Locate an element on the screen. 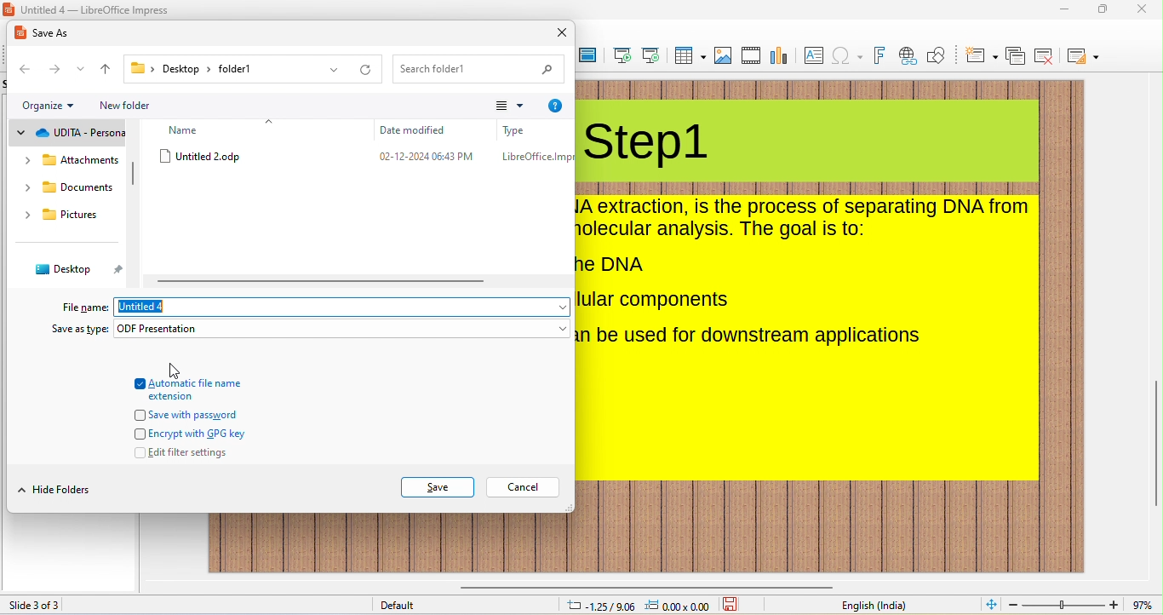 The image size is (1163, 615). hide folder is located at coordinates (66, 491).